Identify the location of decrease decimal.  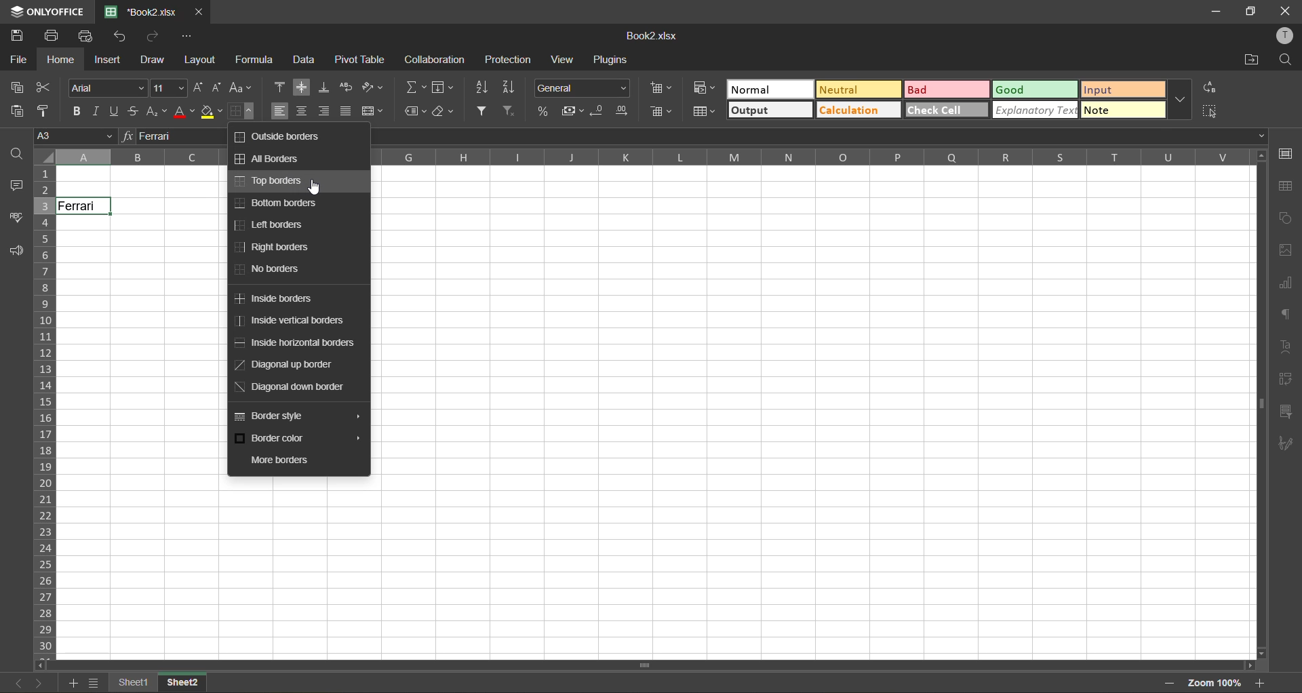
(595, 110).